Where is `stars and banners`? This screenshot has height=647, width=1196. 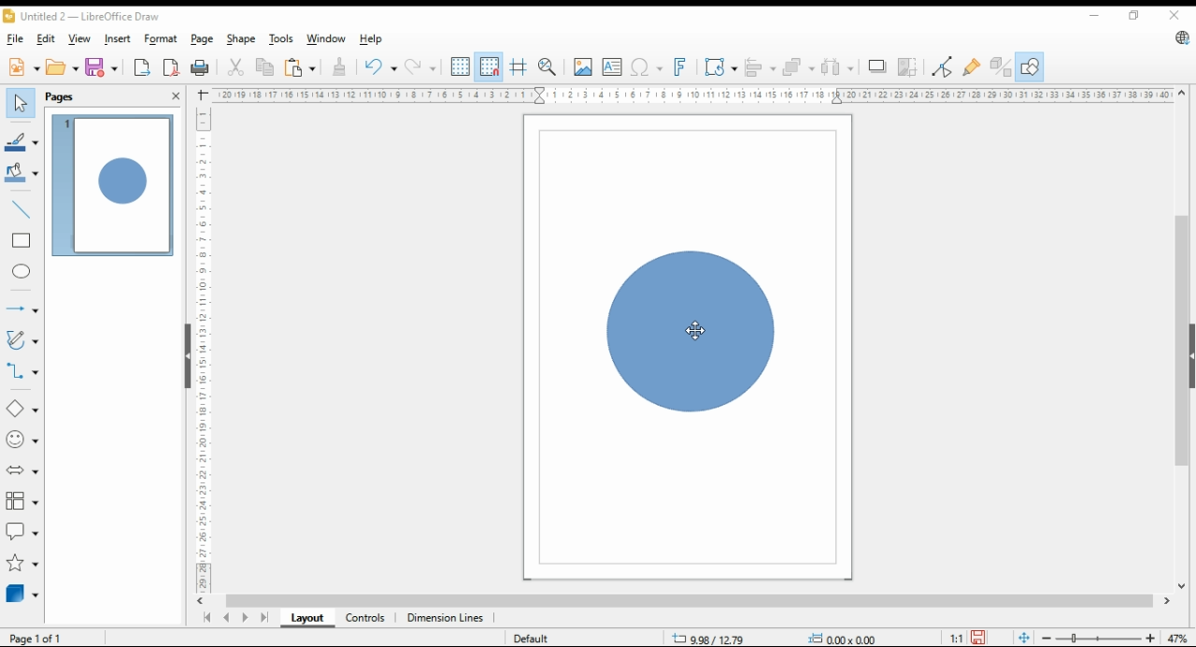 stars and banners is located at coordinates (21, 562).